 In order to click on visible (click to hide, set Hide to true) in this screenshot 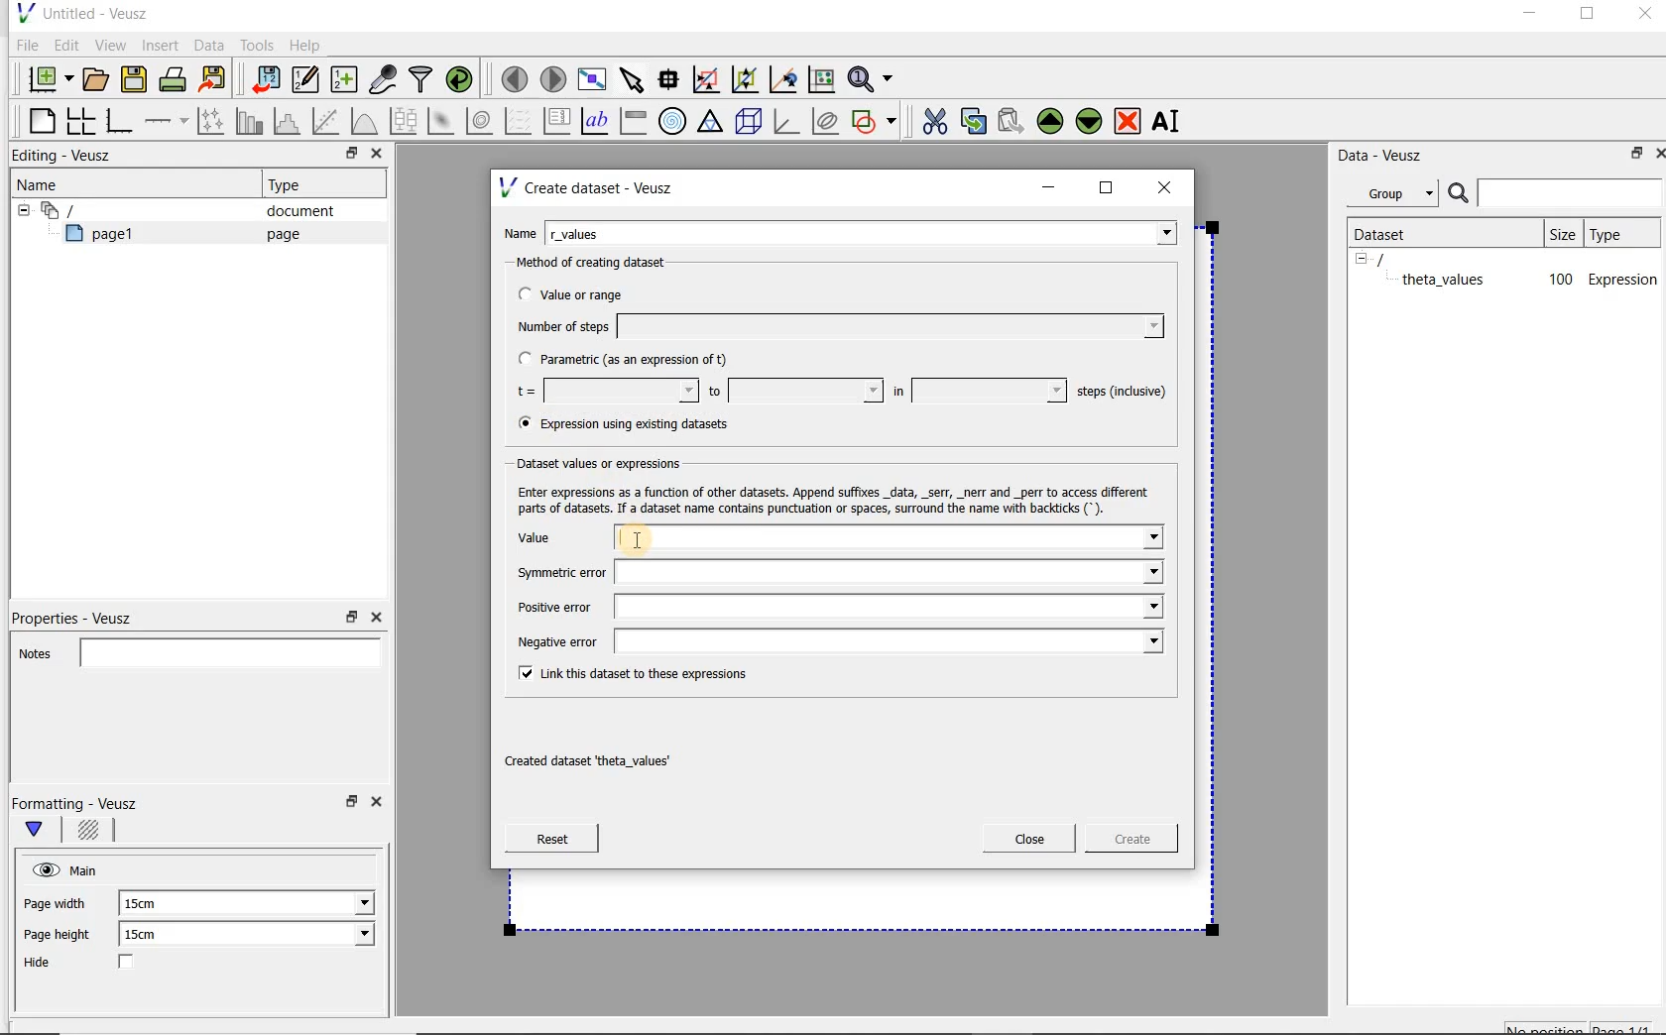, I will do `click(43, 869)`.